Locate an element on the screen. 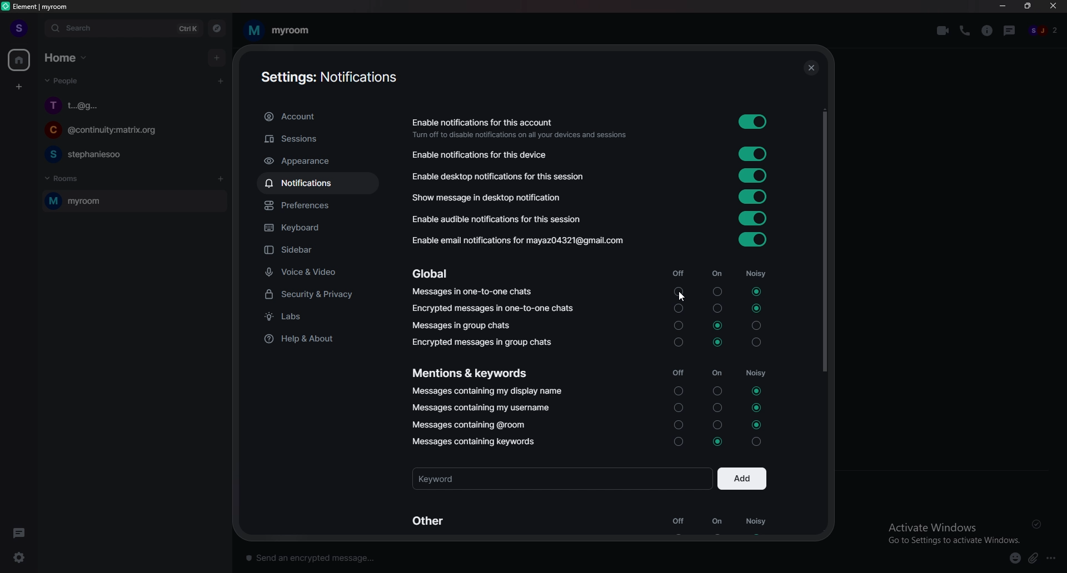  Message in one to one chats is located at coordinates (474, 293).